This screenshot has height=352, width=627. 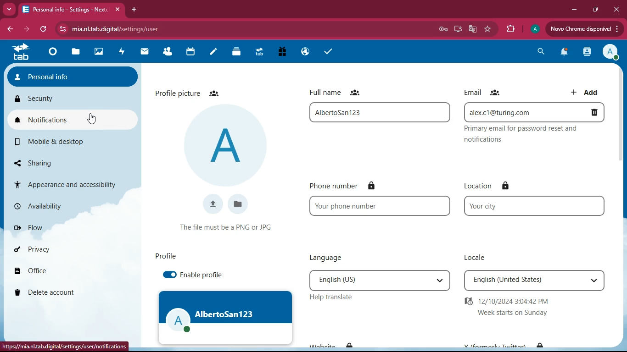 I want to click on notes, so click(x=215, y=53).